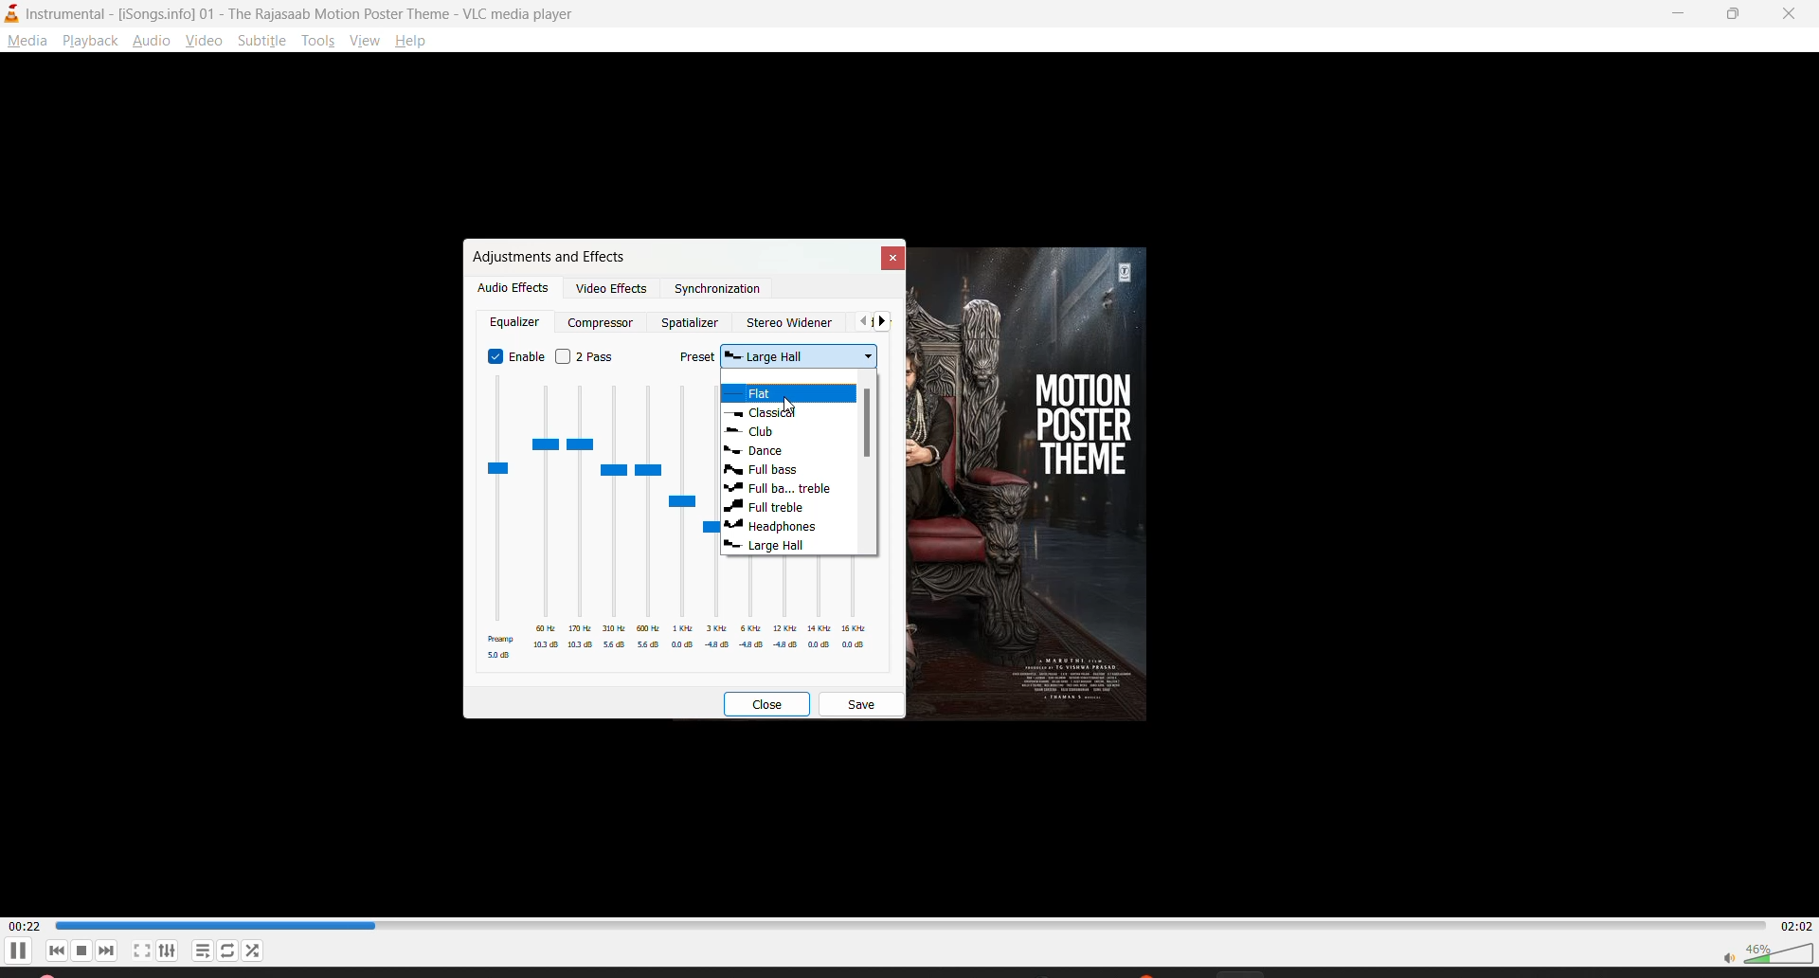 The image size is (1819, 978). Describe the element at coordinates (111, 951) in the screenshot. I see `next` at that location.